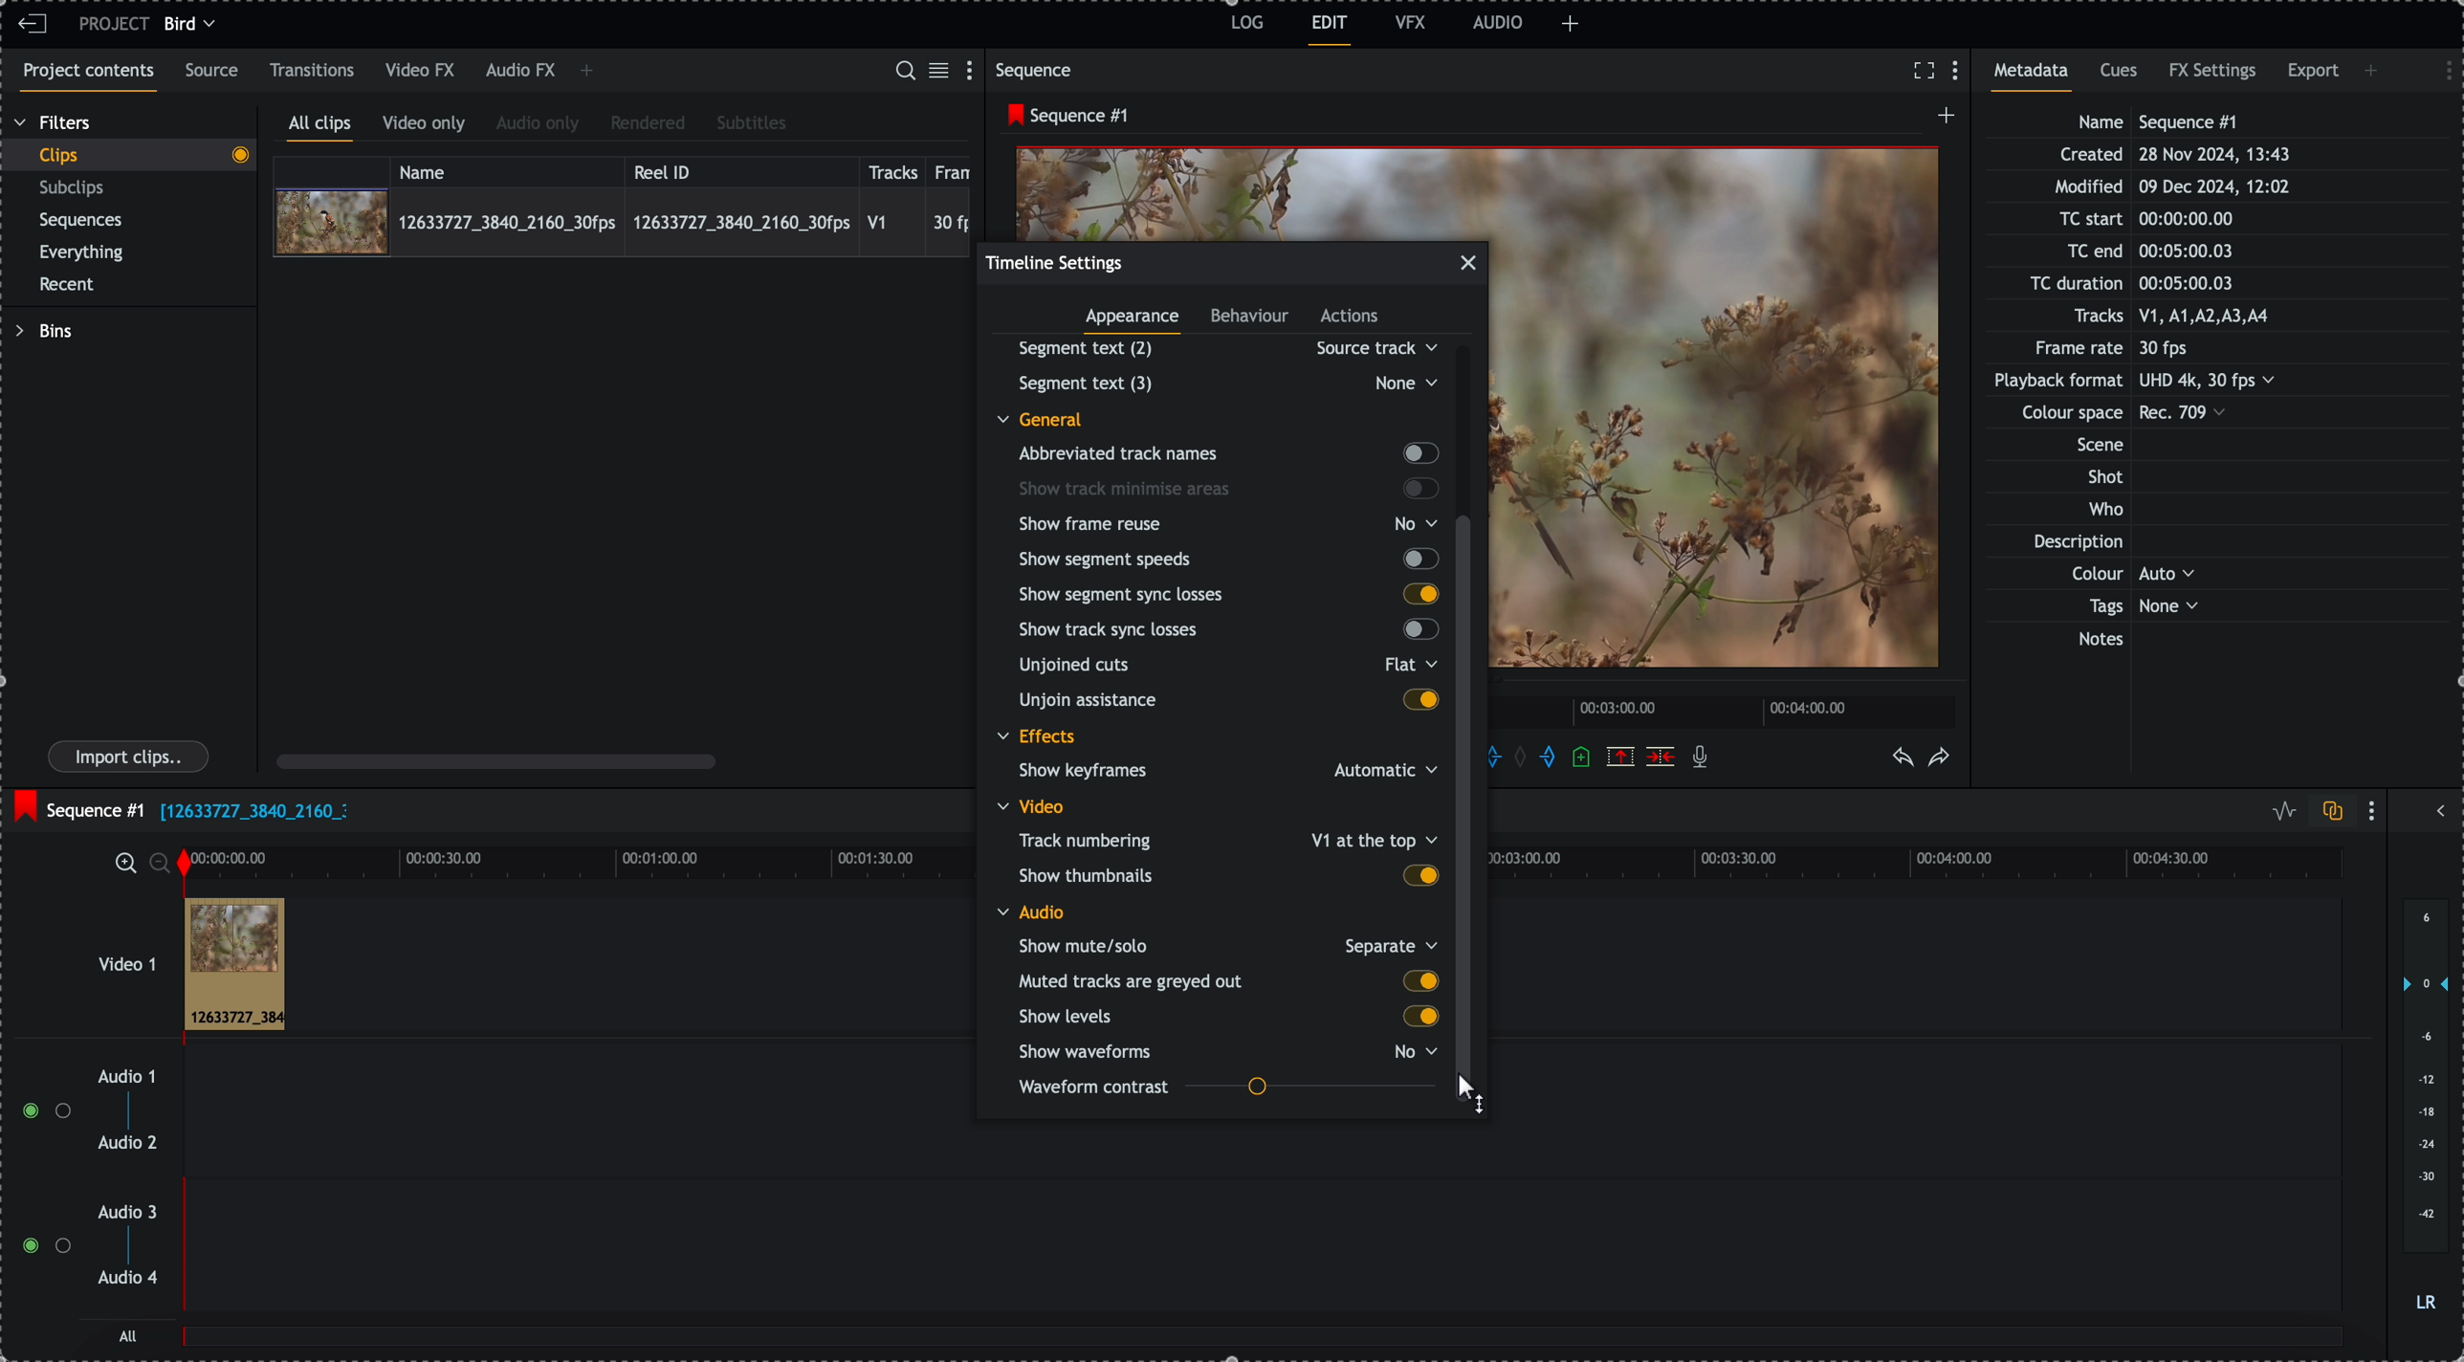  What do you see at coordinates (2279, 811) in the screenshot?
I see `toggle audio levels editing` at bounding box center [2279, 811].